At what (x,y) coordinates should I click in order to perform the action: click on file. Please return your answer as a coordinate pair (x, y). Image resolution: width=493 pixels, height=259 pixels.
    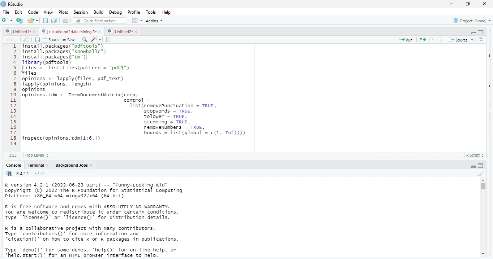
    Looking at the image, I should click on (7, 12).